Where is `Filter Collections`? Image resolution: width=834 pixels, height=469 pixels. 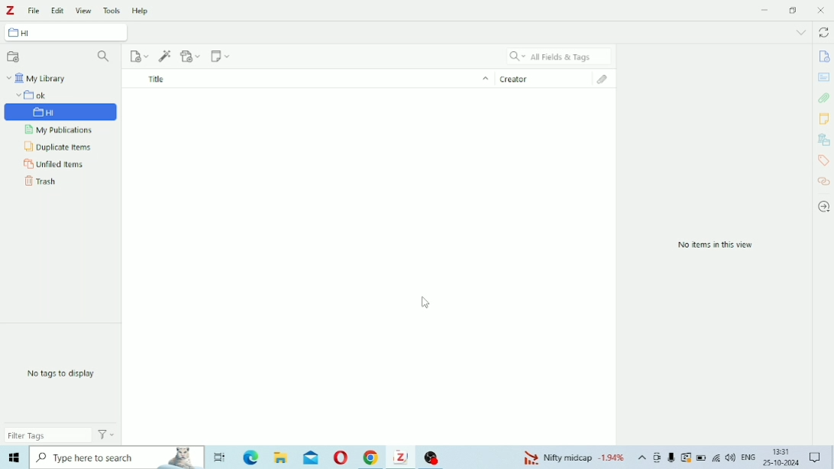
Filter Collections is located at coordinates (105, 57).